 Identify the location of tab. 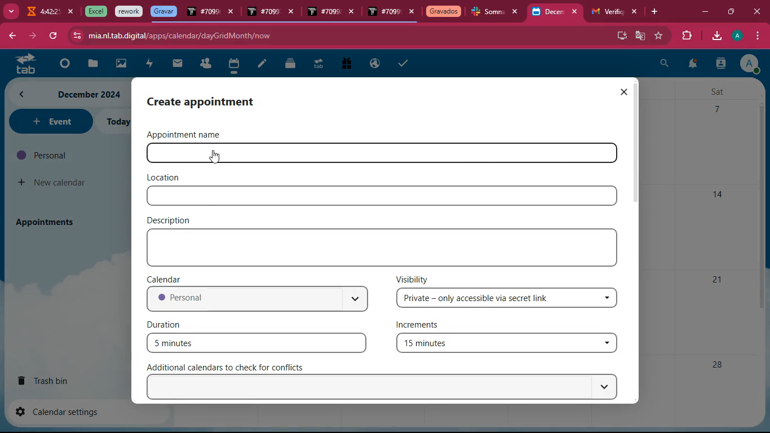
(384, 13).